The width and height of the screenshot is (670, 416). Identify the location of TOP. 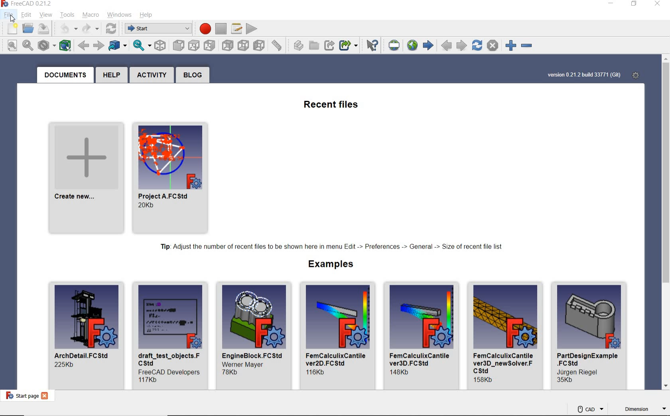
(195, 45).